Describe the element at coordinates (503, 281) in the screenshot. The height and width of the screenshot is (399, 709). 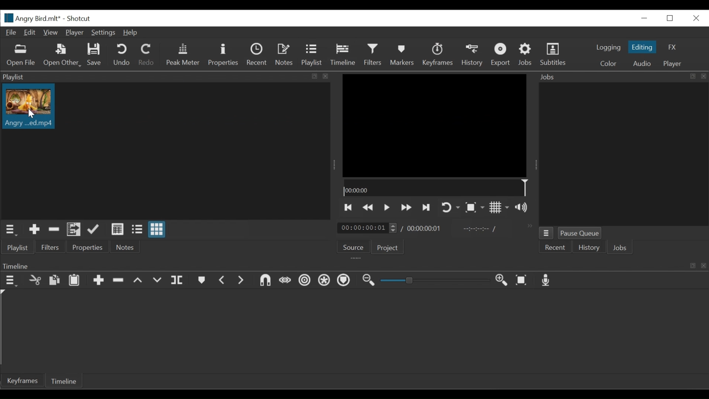
I see `Zoom timeline in` at that location.